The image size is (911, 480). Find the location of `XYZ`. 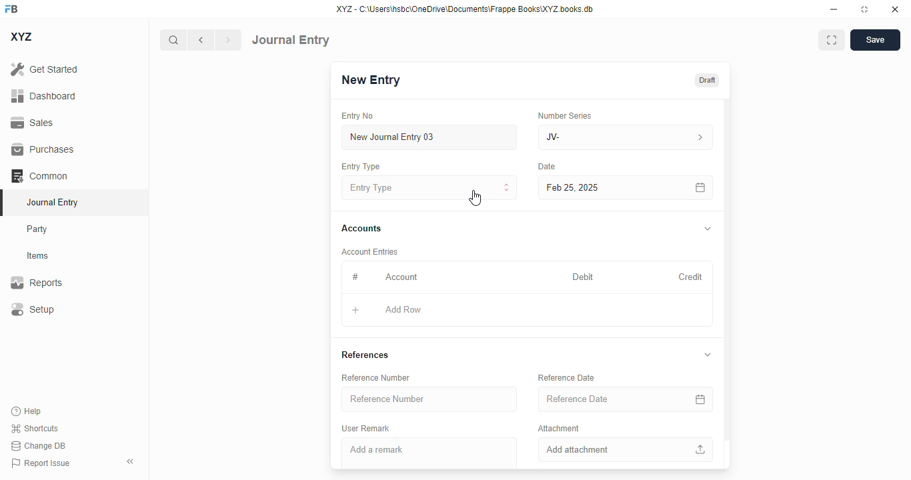

XYZ is located at coordinates (22, 37).